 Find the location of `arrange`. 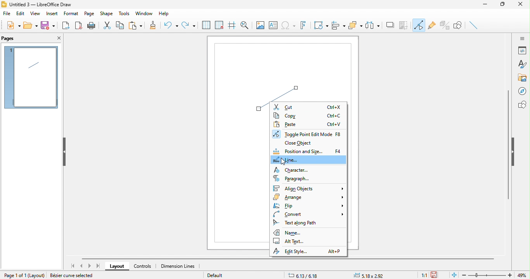

arrange is located at coordinates (355, 26).